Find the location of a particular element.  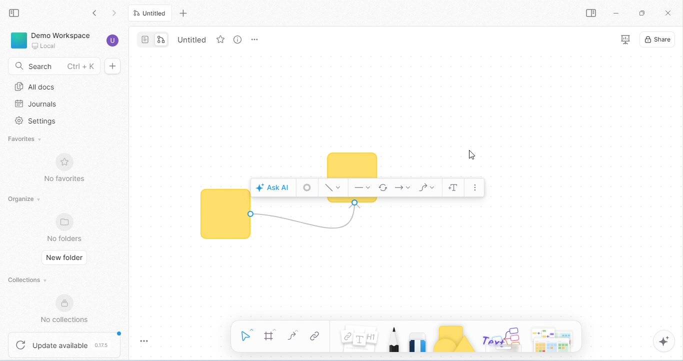

go previous is located at coordinates (116, 14).